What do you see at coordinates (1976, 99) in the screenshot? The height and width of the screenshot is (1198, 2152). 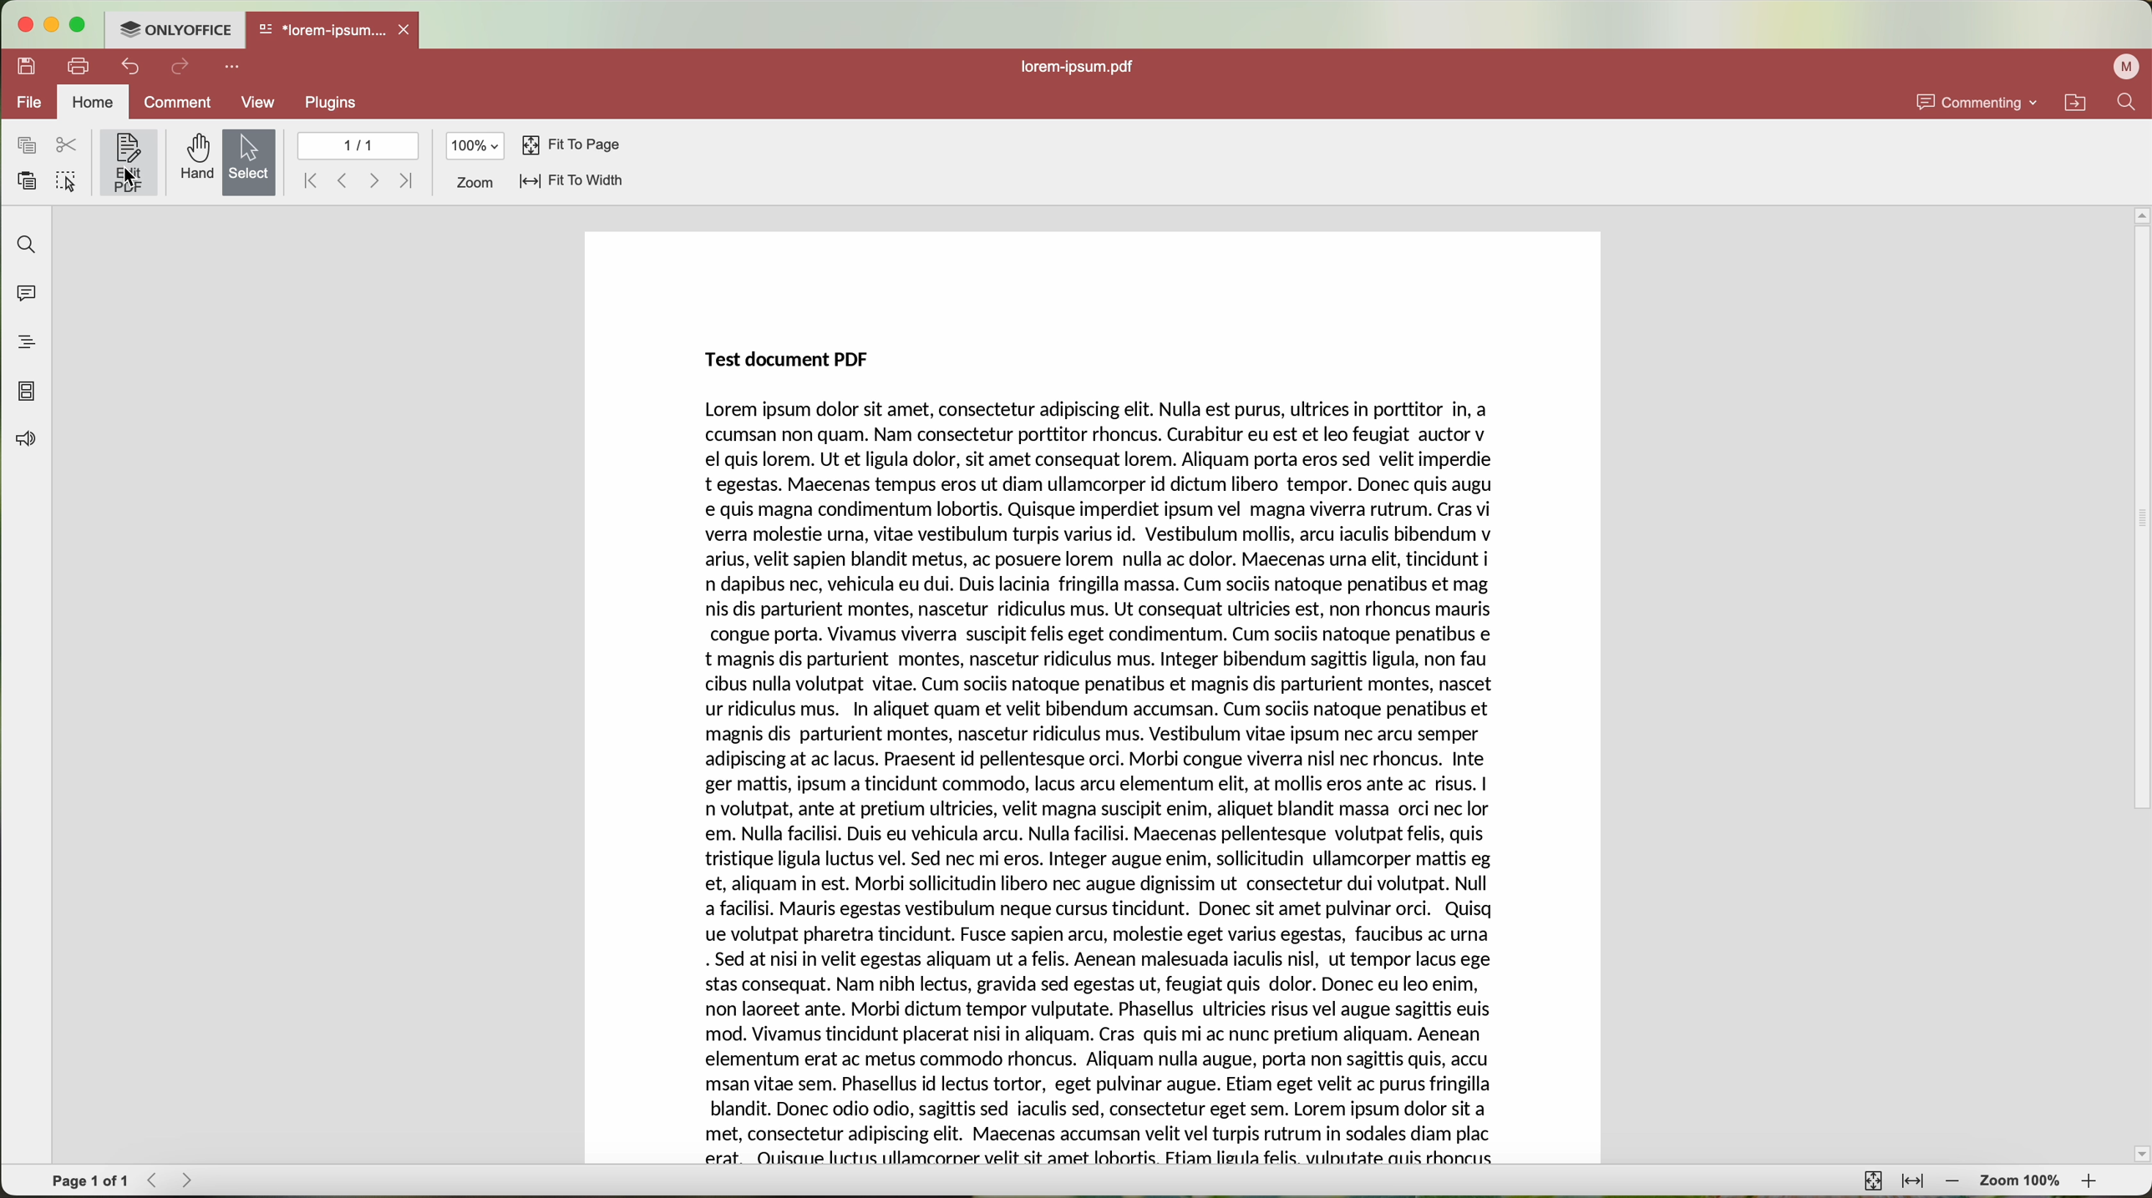 I see `commenting` at bounding box center [1976, 99].